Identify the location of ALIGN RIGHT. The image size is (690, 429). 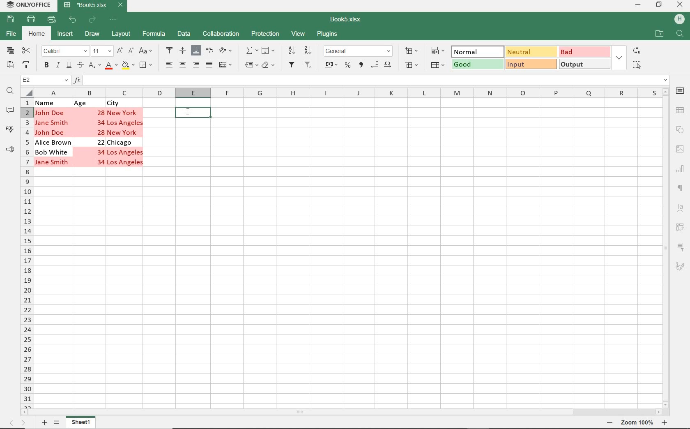
(196, 66).